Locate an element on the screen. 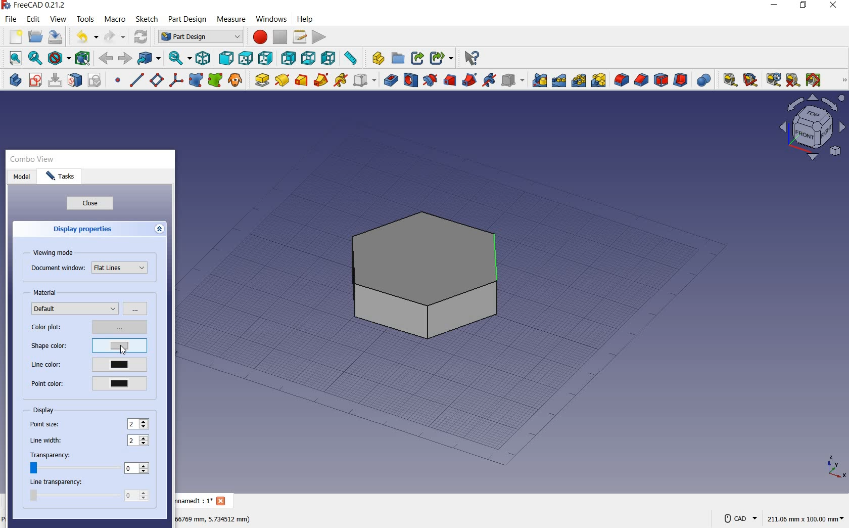 Image resolution: width=849 pixels, height=528 pixels. isometric is located at coordinates (205, 59).